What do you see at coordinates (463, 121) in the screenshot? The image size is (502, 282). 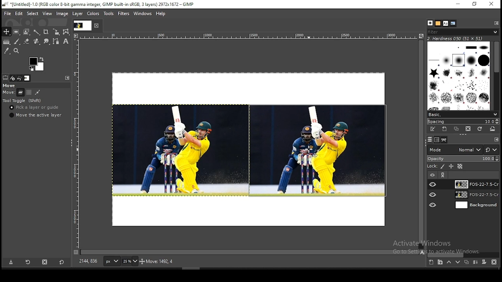 I see `spacing` at bounding box center [463, 121].